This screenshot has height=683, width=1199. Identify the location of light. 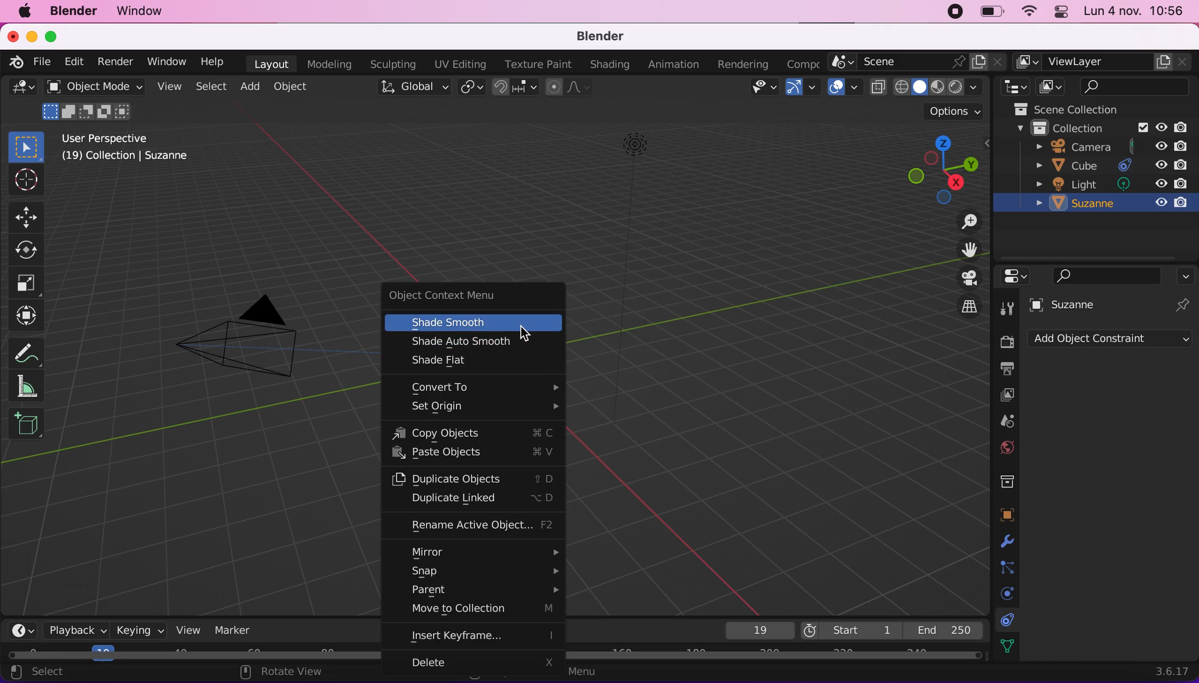
(1109, 184).